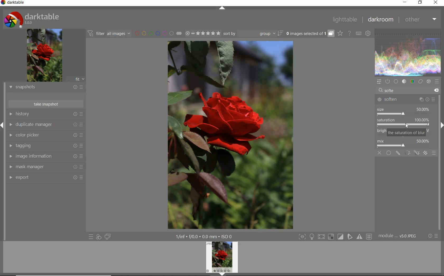 The height and width of the screenshot is (276, 444). What do you see at coordinates (345, 20) in the screenshot?
I see `lighttable` at bounding box center [345, 20].